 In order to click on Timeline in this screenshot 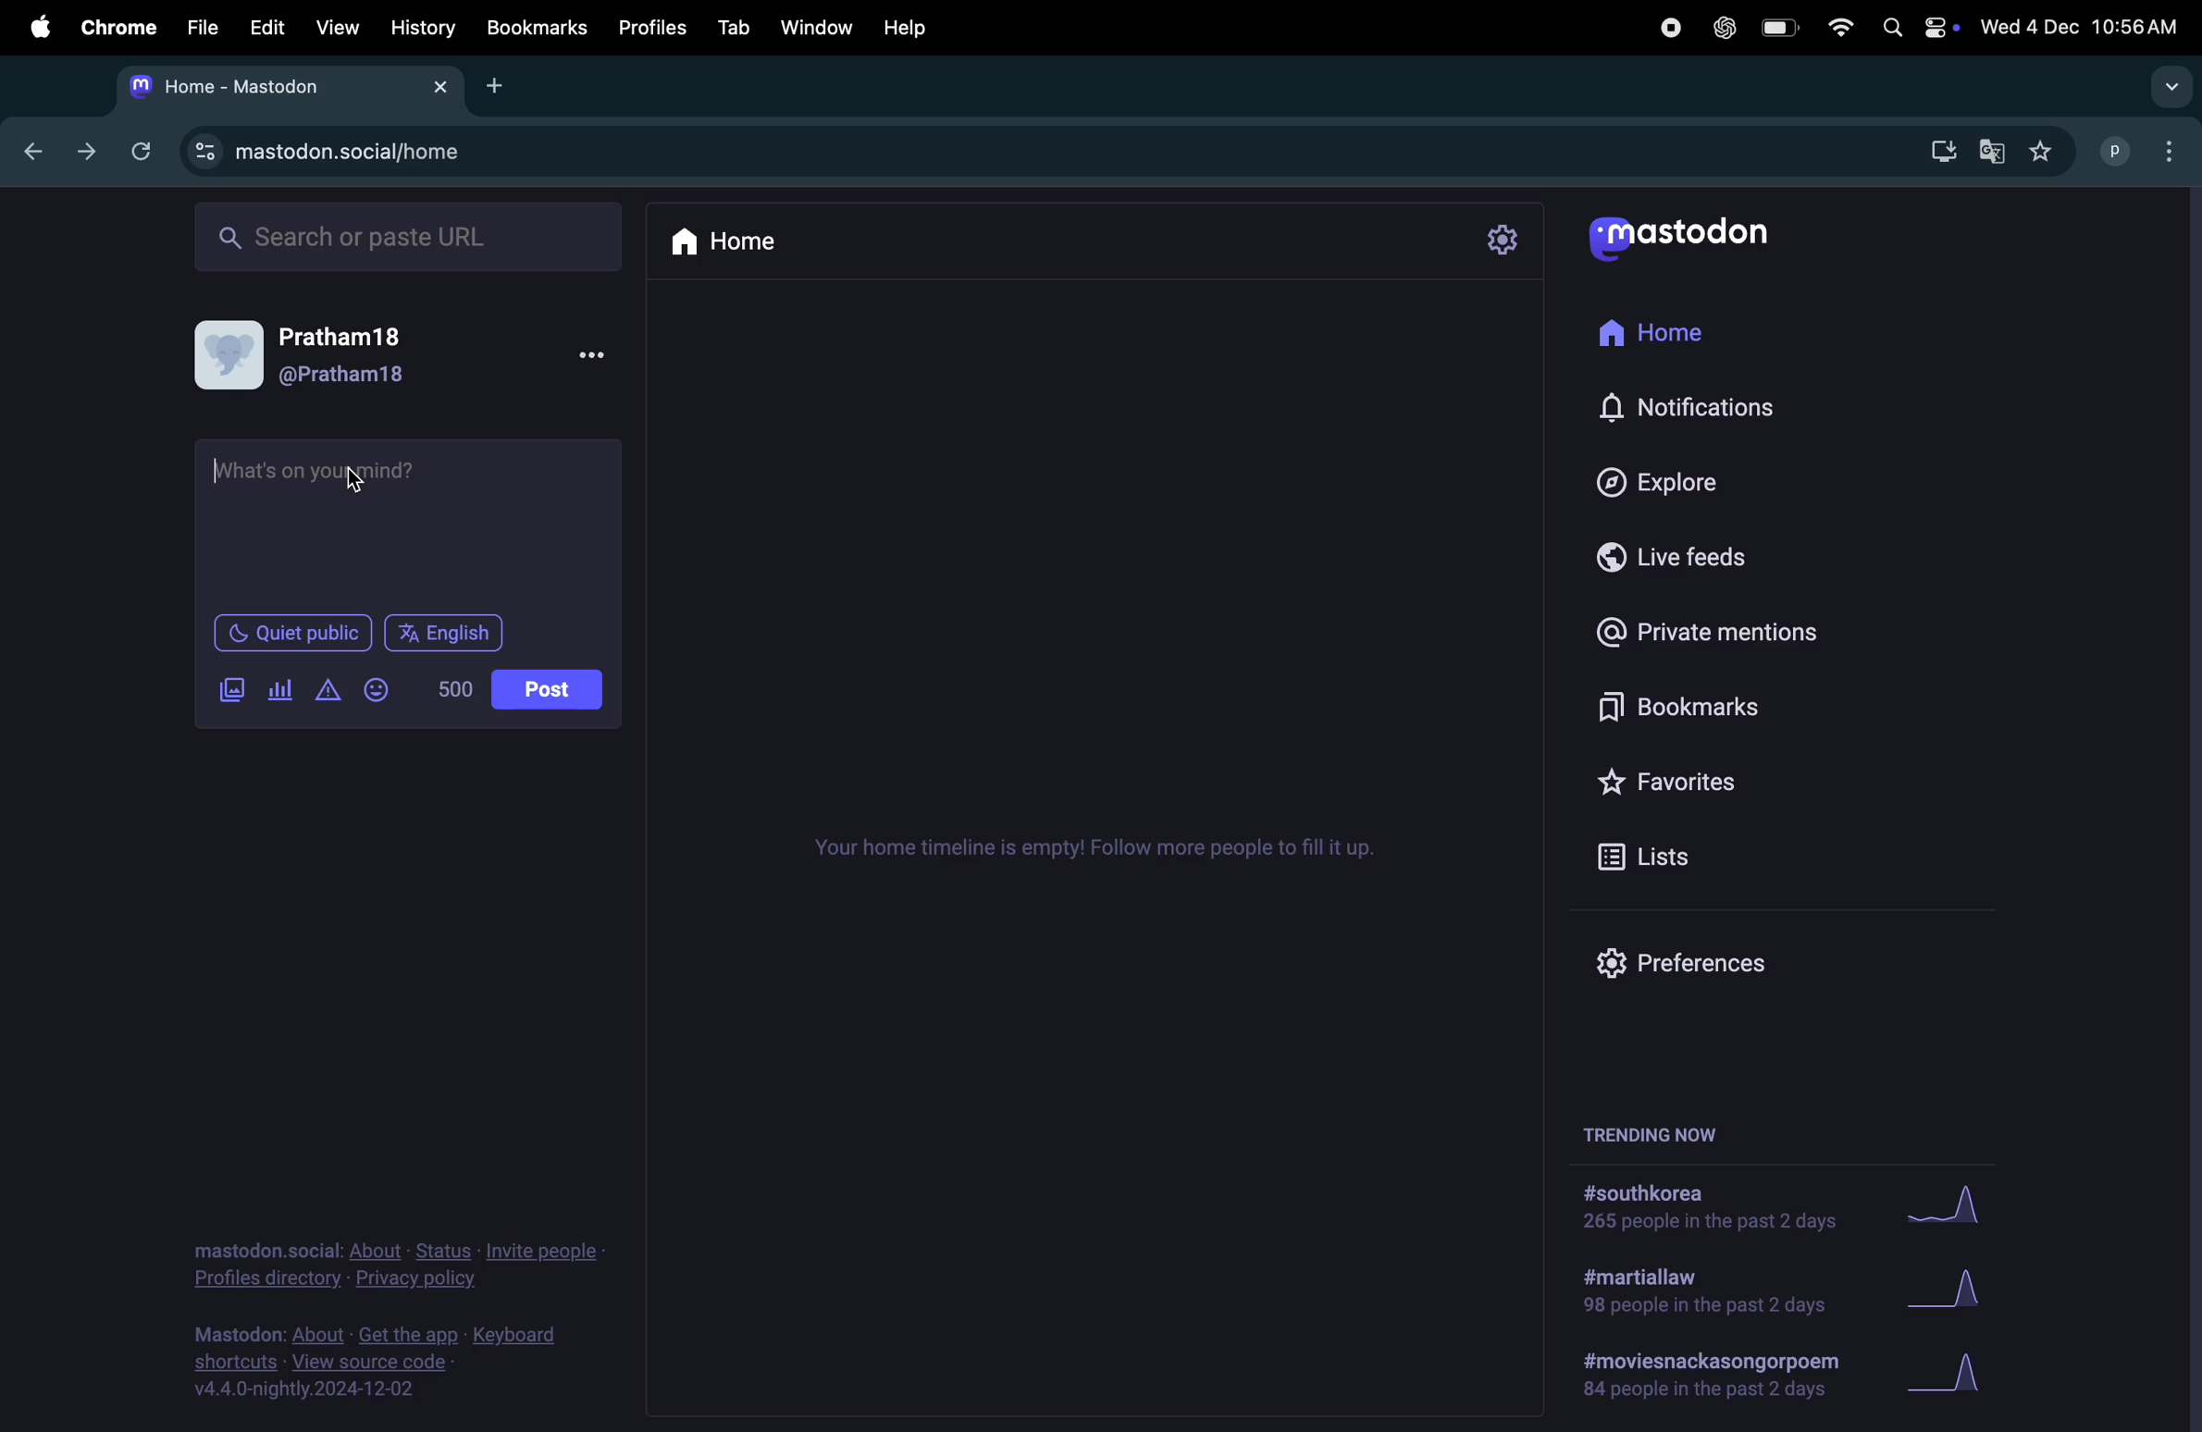, I will do `click(1103, 851)`.